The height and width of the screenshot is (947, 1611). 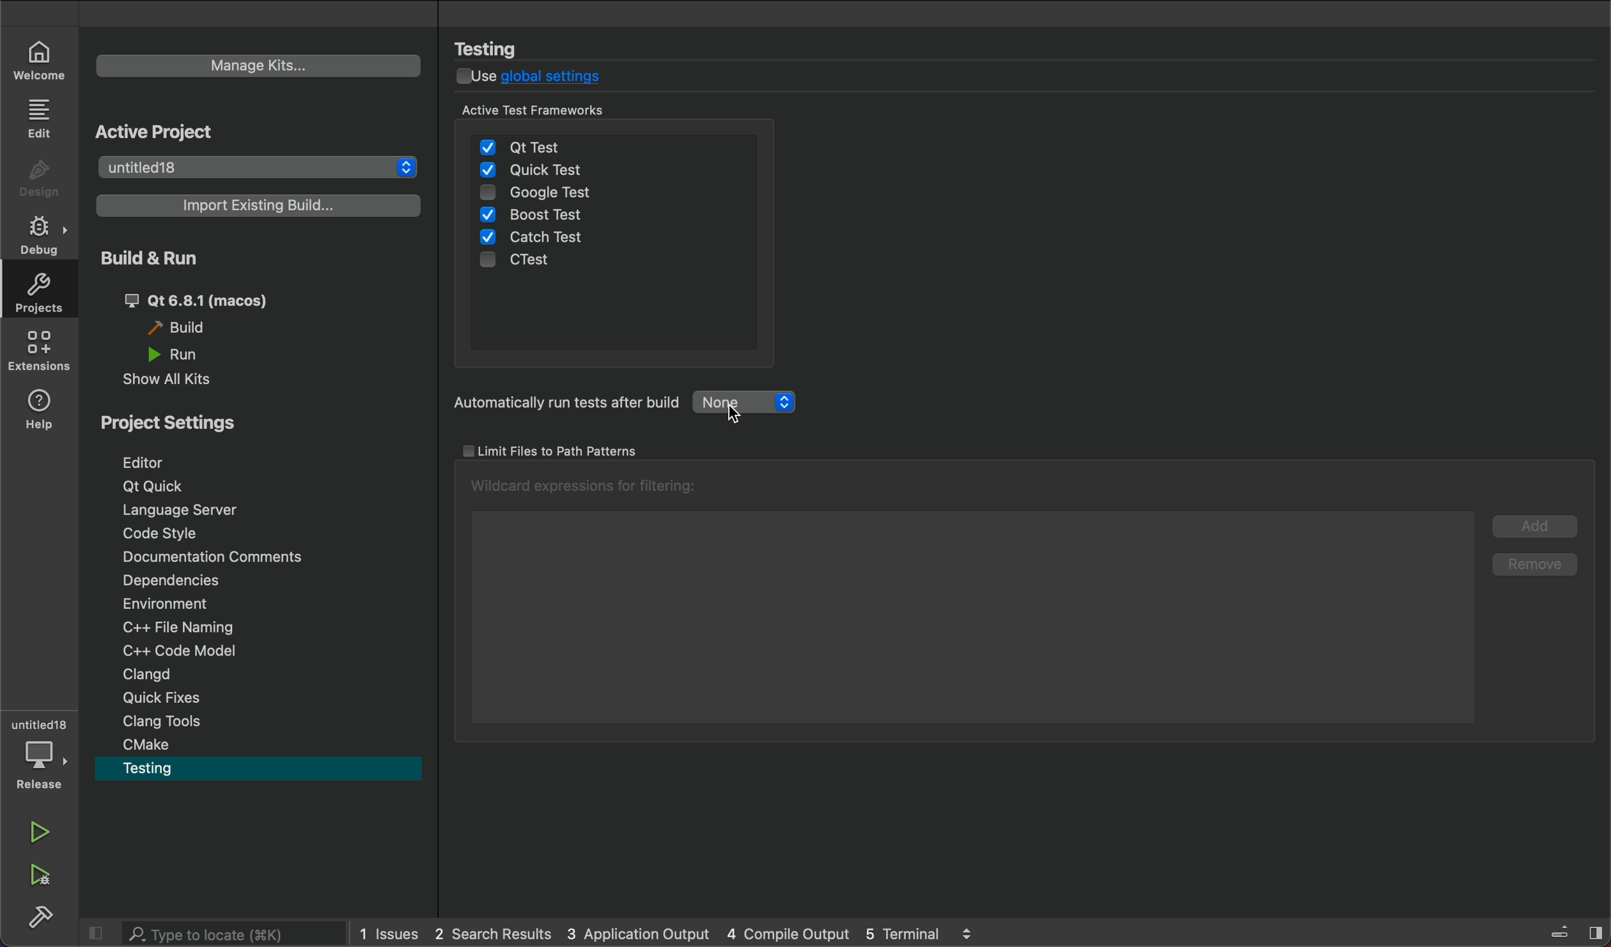 What do you see at coordinates (678, 935) in the screenshot?
I see `logs` at bounding box center [678, 935].